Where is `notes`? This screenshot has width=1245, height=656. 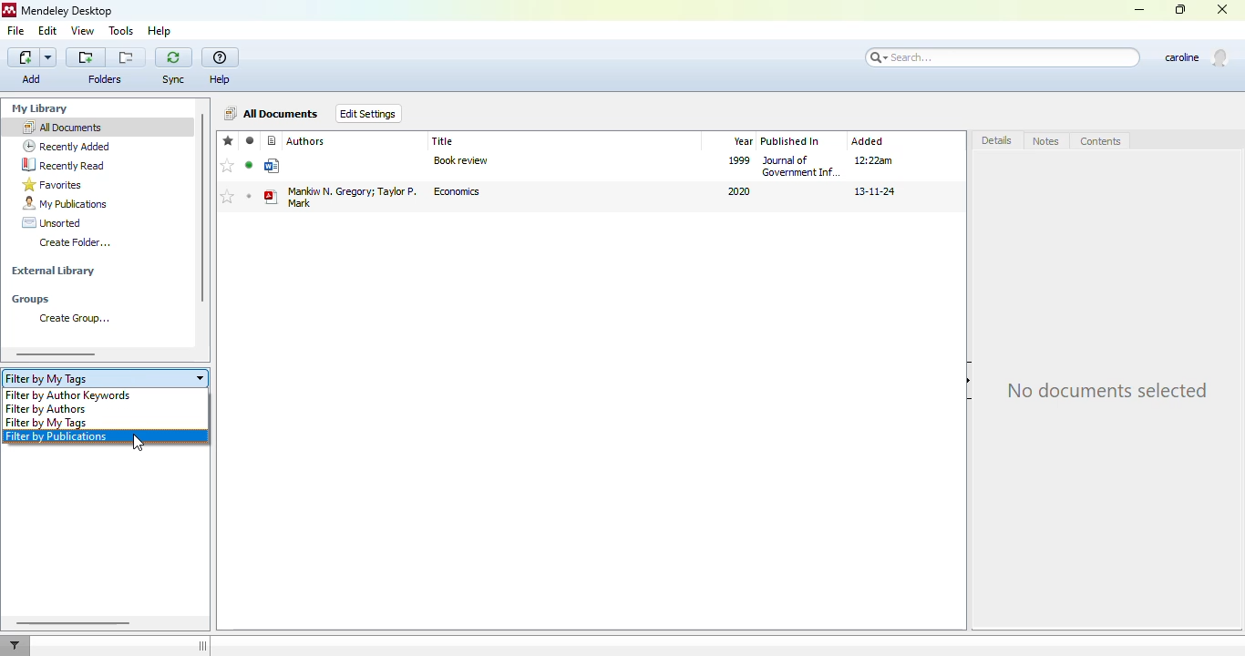 notes is located at coordinates (1045, 141).